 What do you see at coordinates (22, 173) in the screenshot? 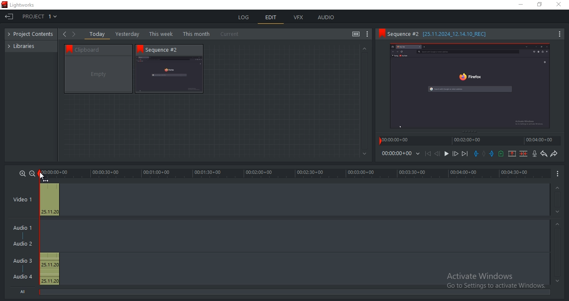
I see `zoom in` at bounding box center [22, 173].